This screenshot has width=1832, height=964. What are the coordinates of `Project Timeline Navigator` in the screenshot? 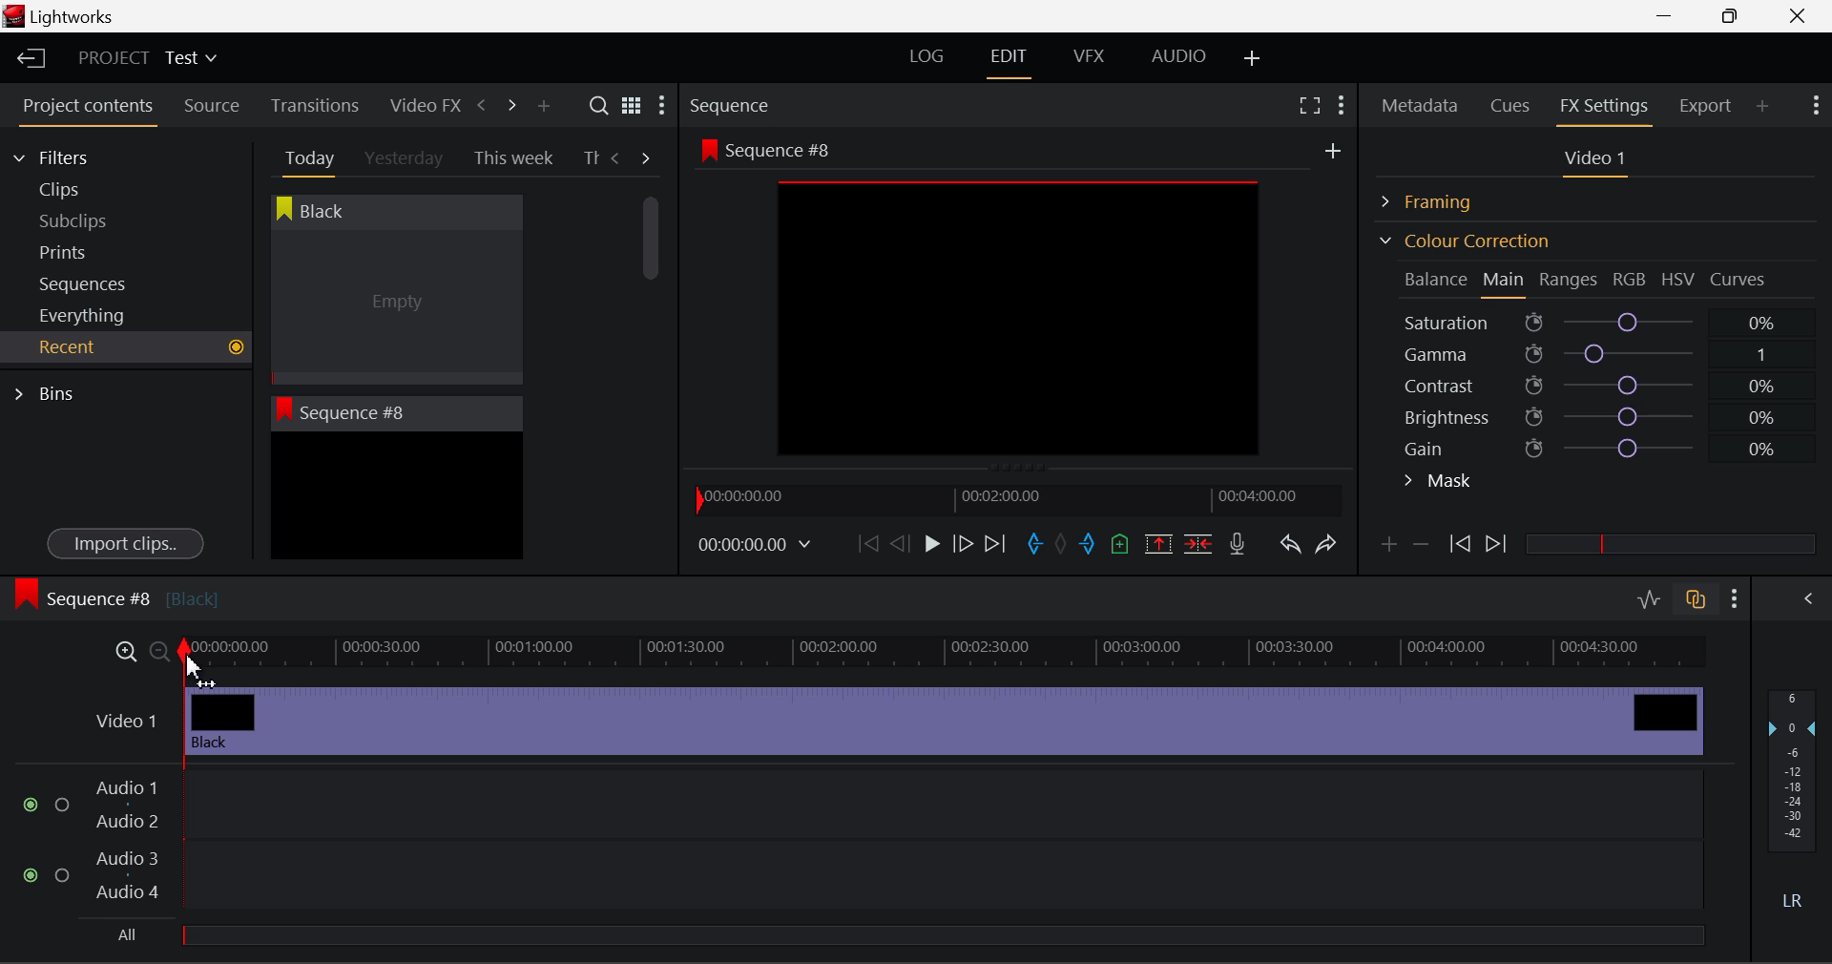 It's located at (1015, 499).